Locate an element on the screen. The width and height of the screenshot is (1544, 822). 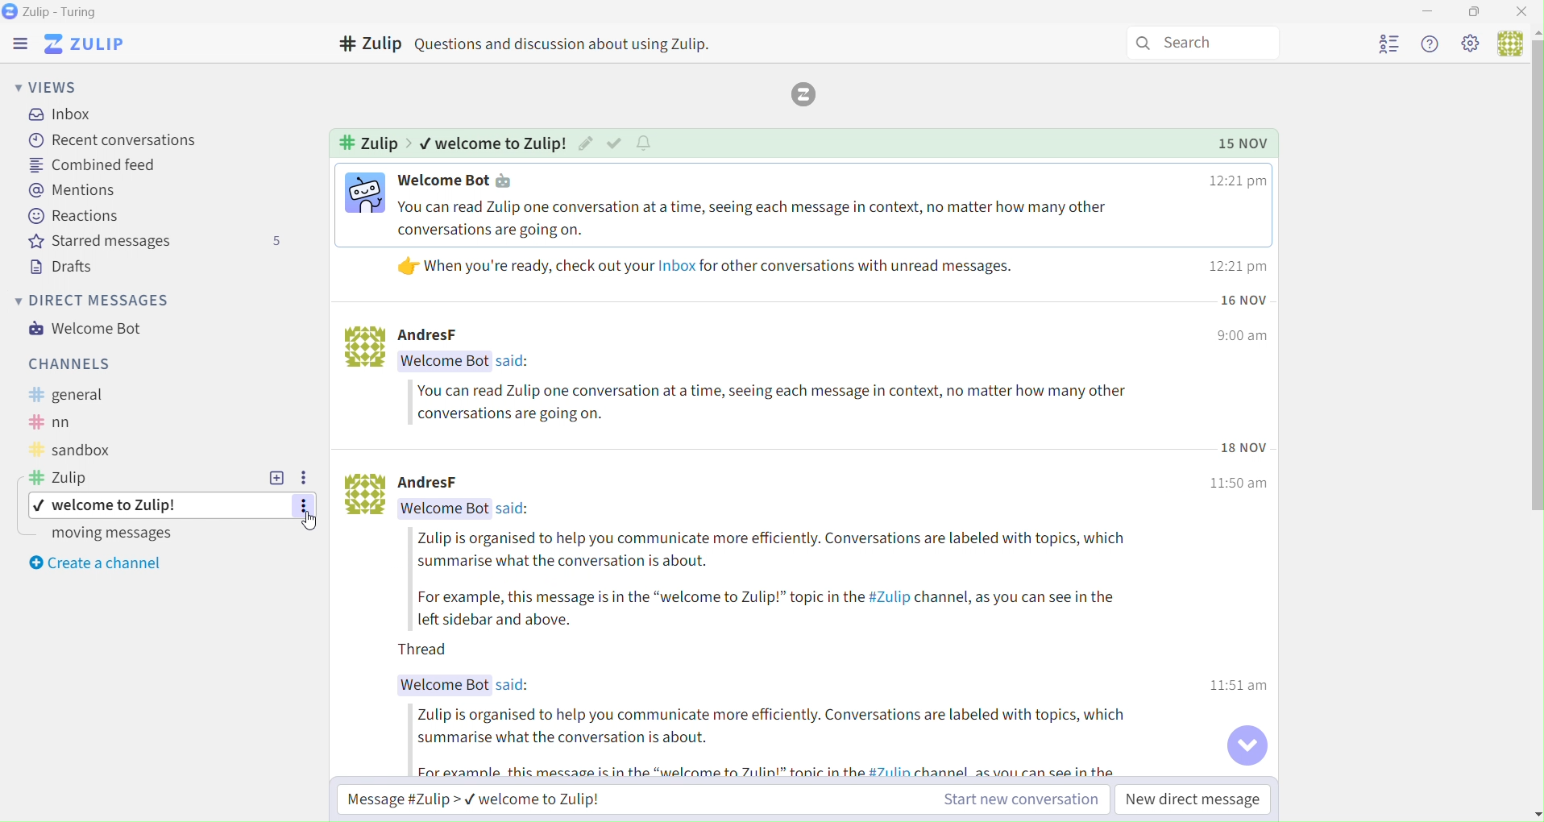
Zulip is located at coordinates (16, 44).